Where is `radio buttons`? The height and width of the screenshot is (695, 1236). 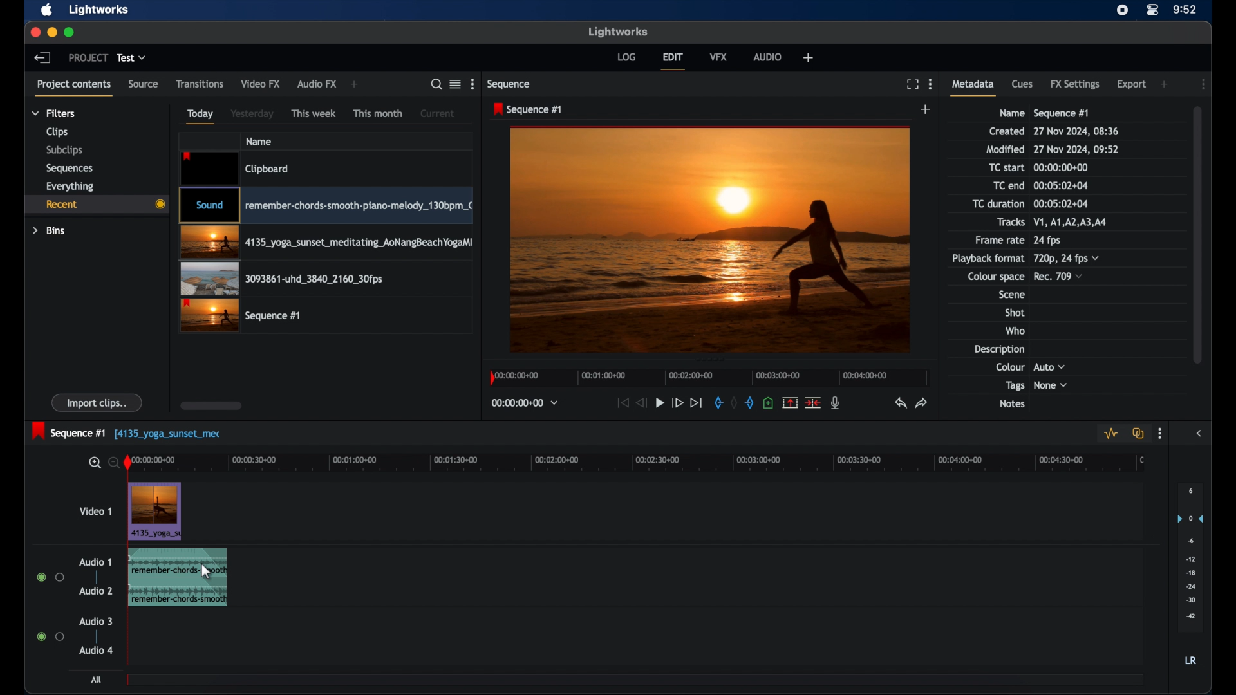
radio buttons is located at coordinates (50, 636).